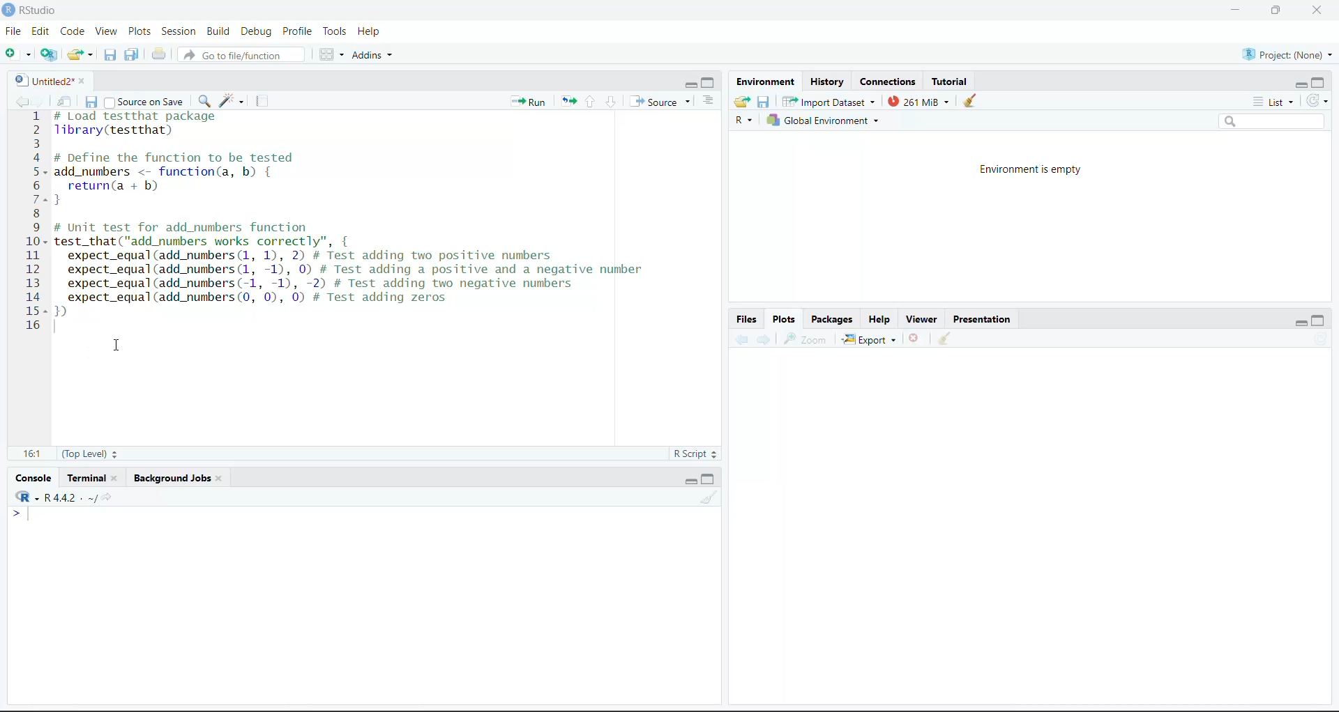 This screenshot has height=712, width=1339. Describe the element at coordinates (972, 102) in the screenshot. I see `clear console` at that location.